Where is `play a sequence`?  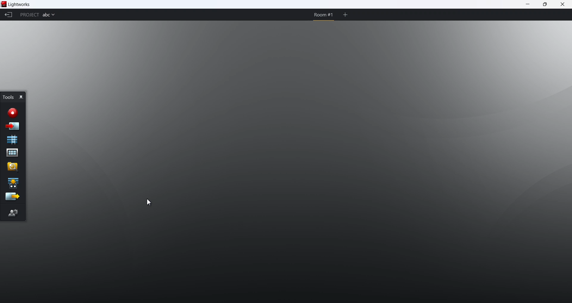
play a sequence is located at coordinates (13, 182).